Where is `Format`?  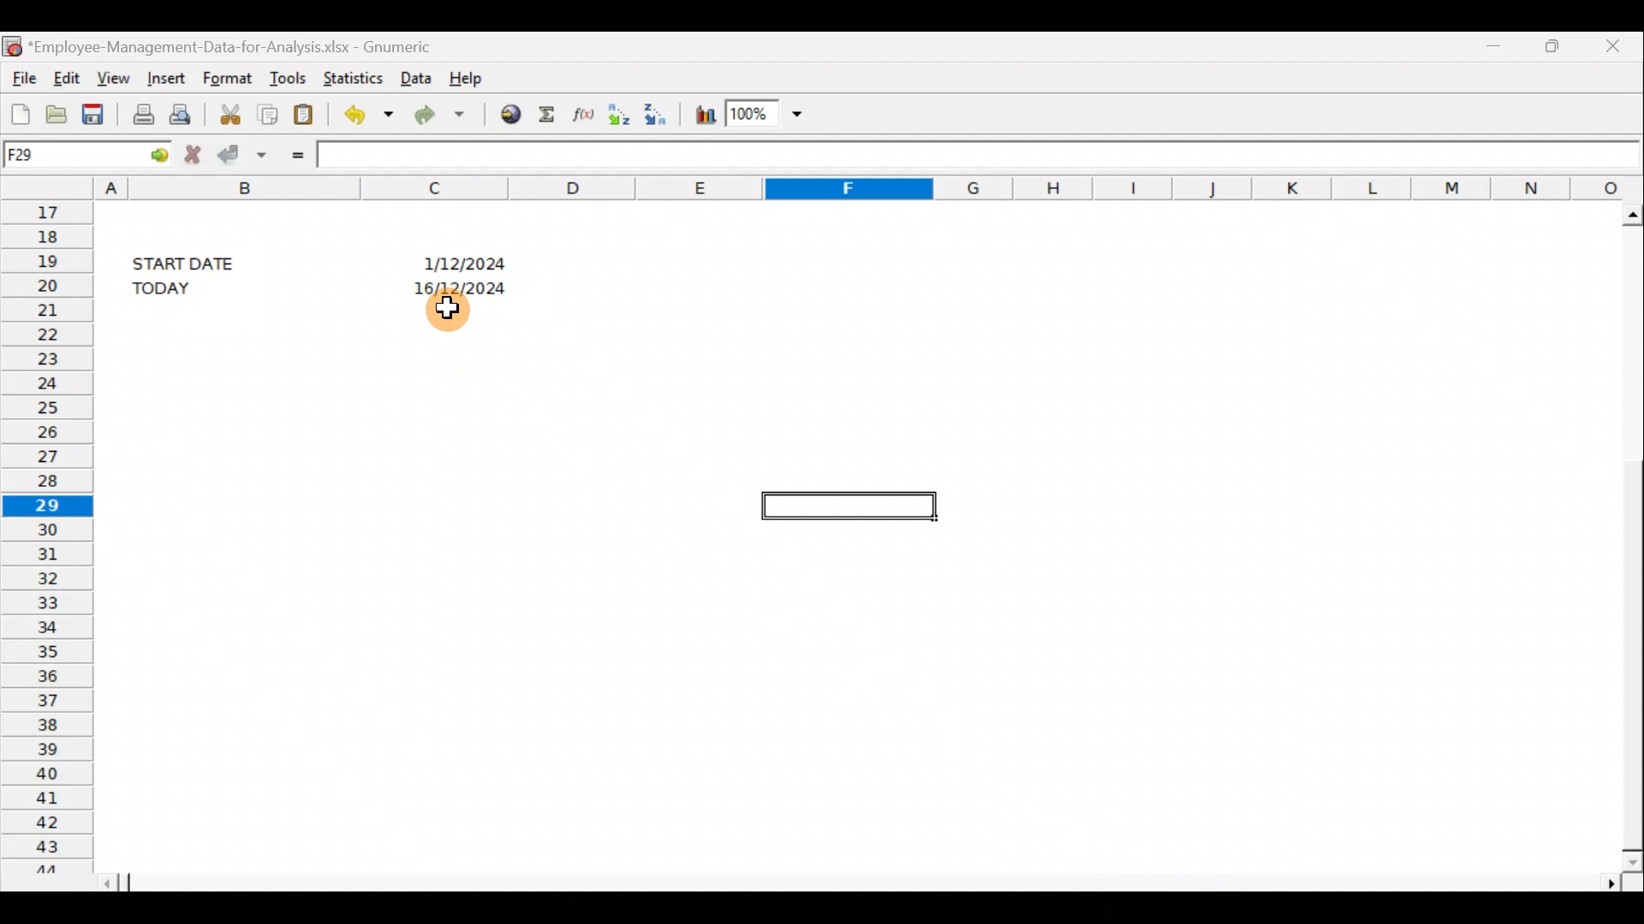
Format is located at coordinates (229, 76).